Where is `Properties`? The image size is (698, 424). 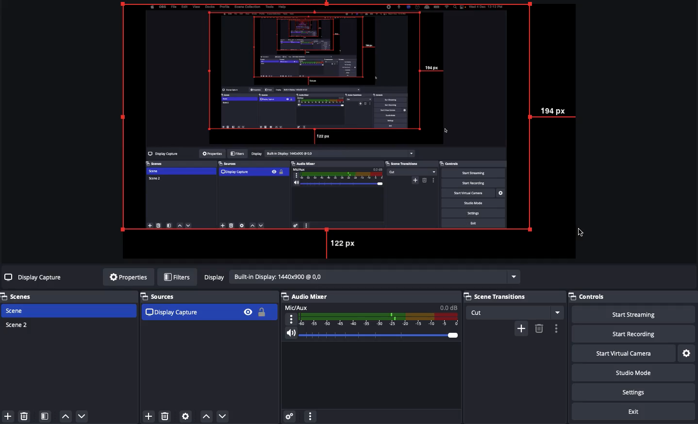
Properties is located at coordinates (126, 277).